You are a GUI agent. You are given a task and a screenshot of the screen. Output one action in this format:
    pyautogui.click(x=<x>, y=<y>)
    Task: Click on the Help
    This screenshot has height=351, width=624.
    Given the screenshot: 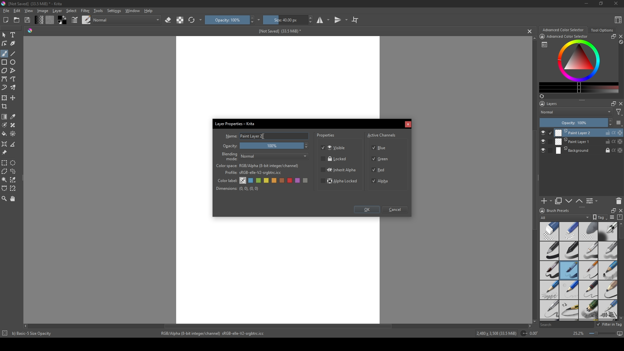 What is the action you would take?
    pyautogui.click(x=149, y=10)
    